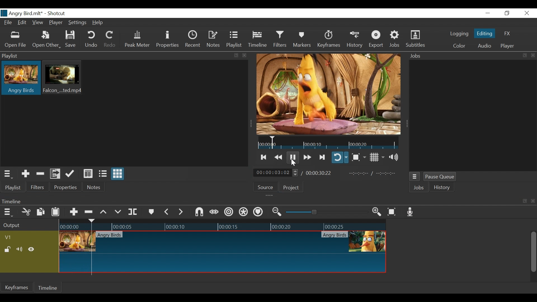  I want to click on Append, so click(74, 211).